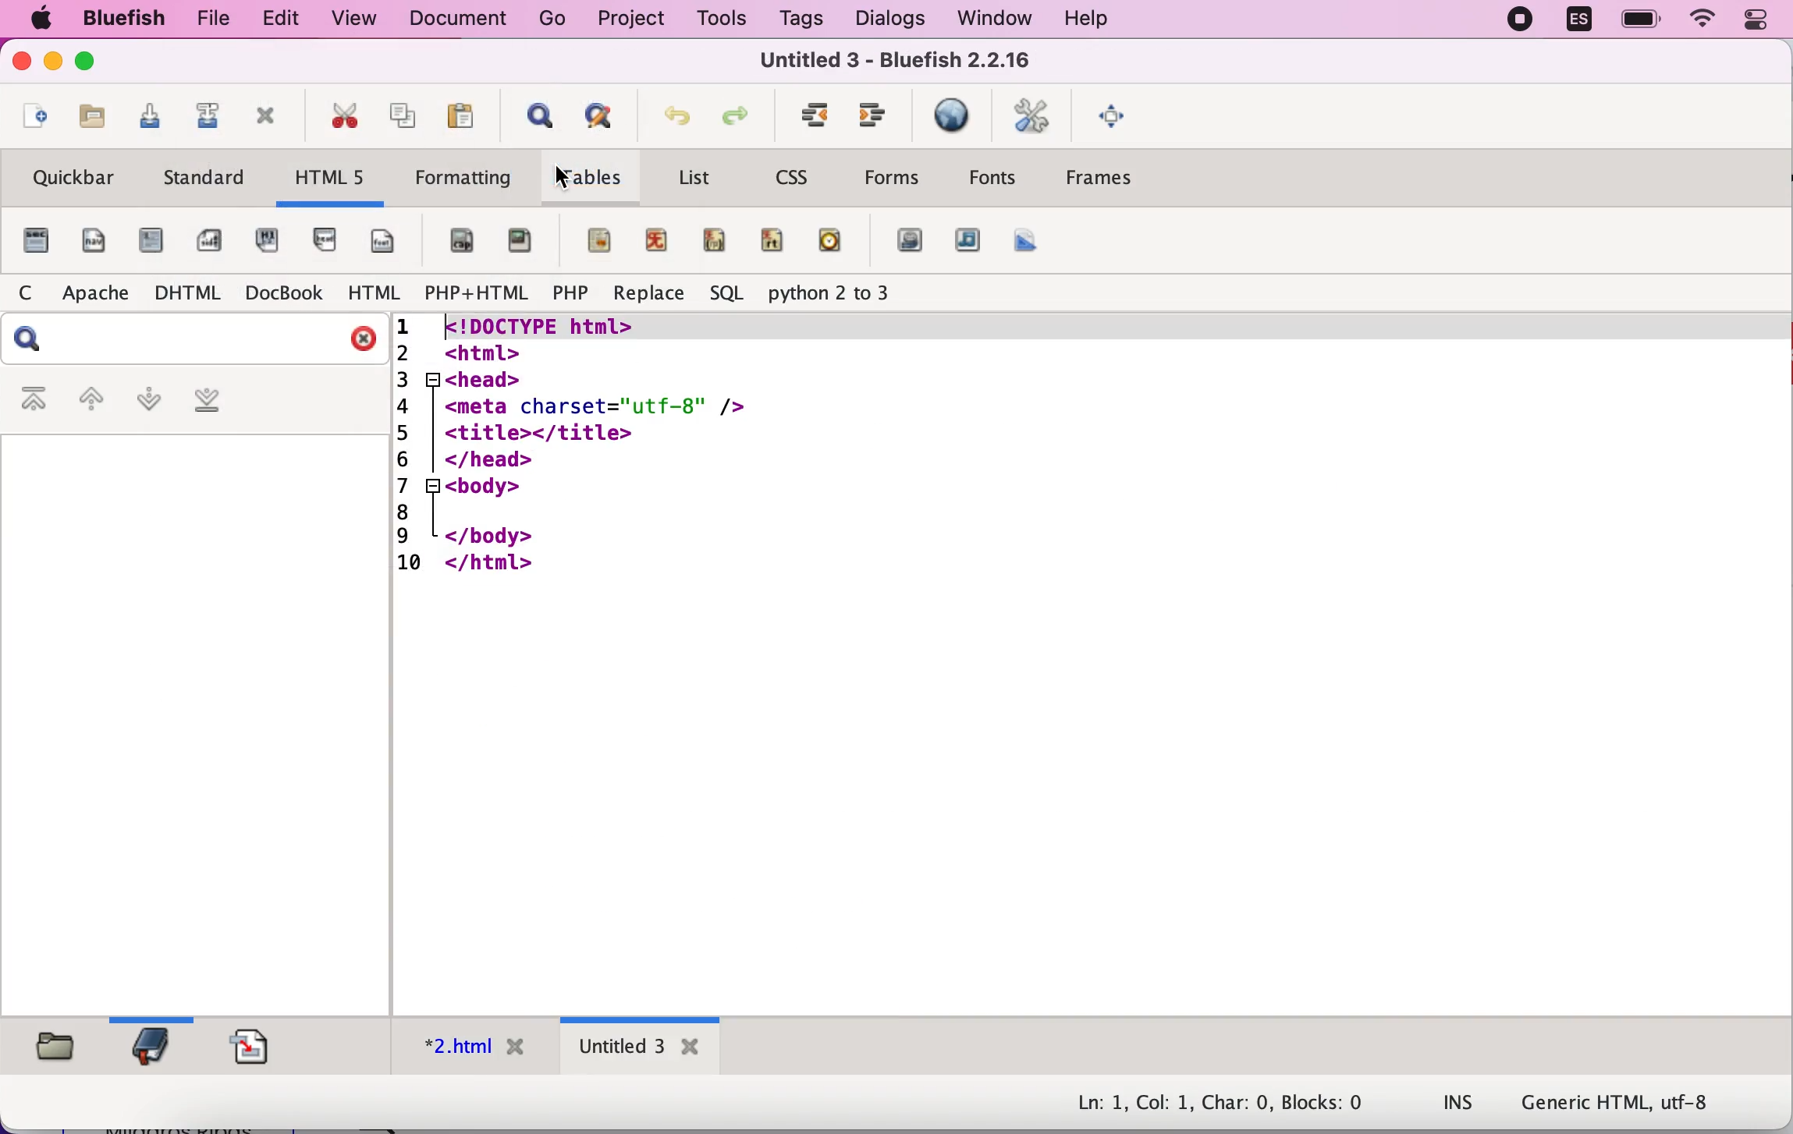 Image resolution: width=1793 pixels, height=1134 pixels. Describe the element at coordinates (154, 1045) in the screenshot. I see `bookmarks` at that location.